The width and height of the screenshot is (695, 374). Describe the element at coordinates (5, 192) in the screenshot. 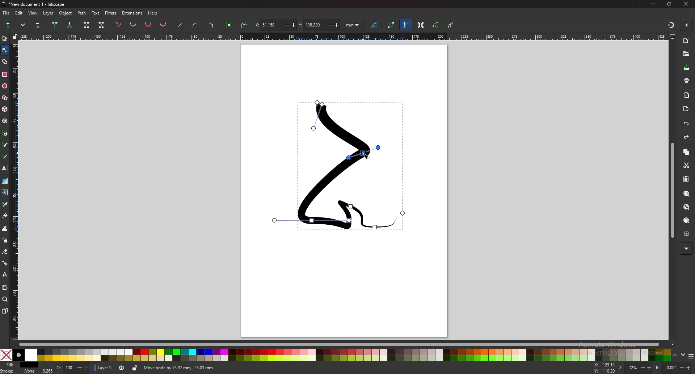

I see `mesh` at that location.